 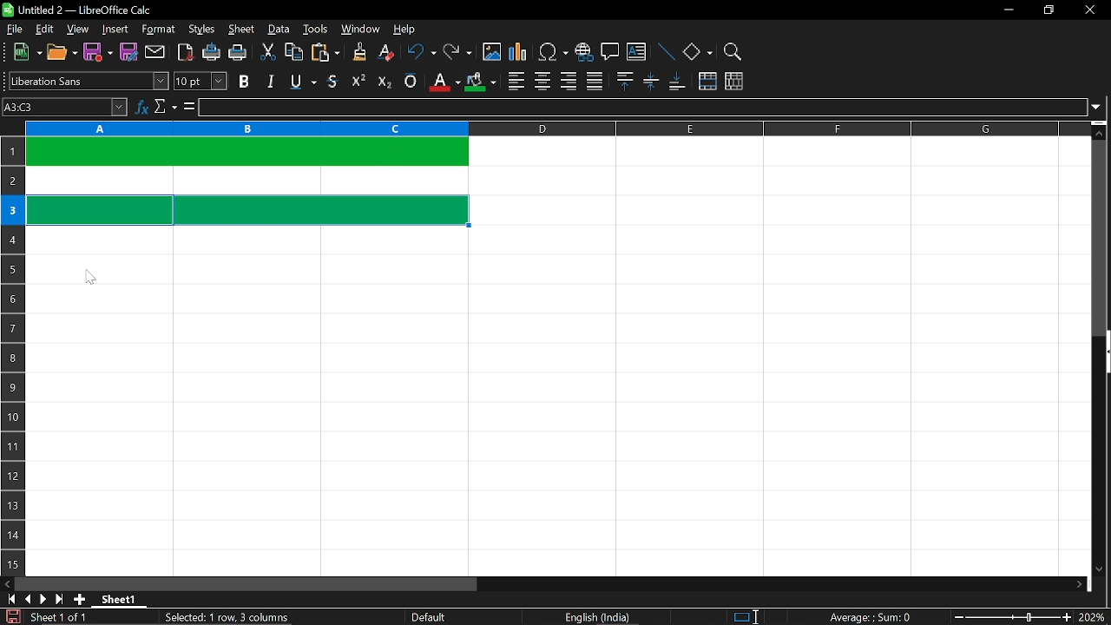 I want to click on go to first page, so click(x=9, y=600).